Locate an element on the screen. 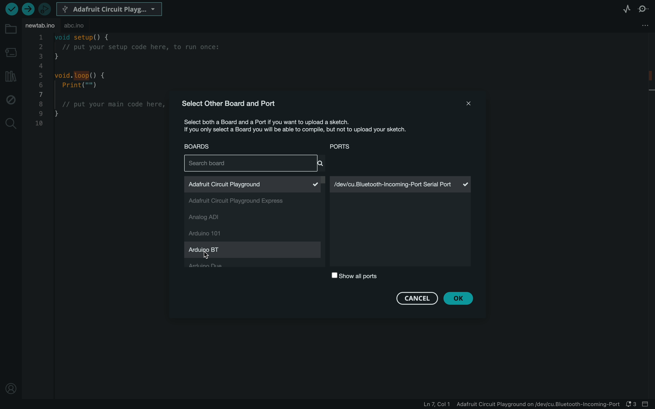 The height and width of the screenshot is (409, 655). notification is located at coordinates (631, 405).